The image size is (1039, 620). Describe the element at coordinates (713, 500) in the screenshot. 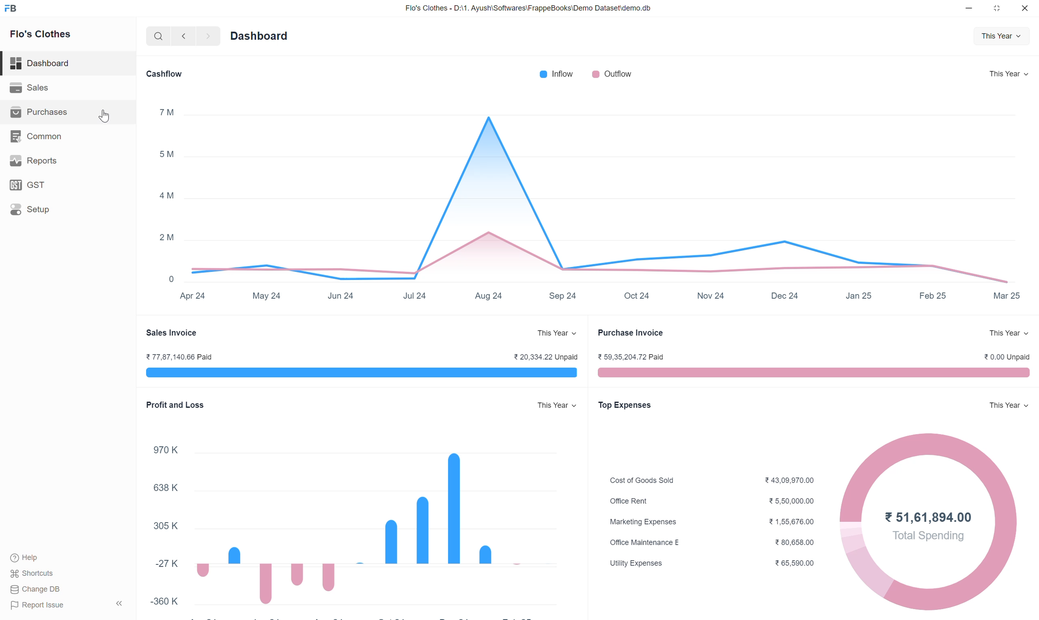

I see `Office Rent 5,50,000.00` at that location.